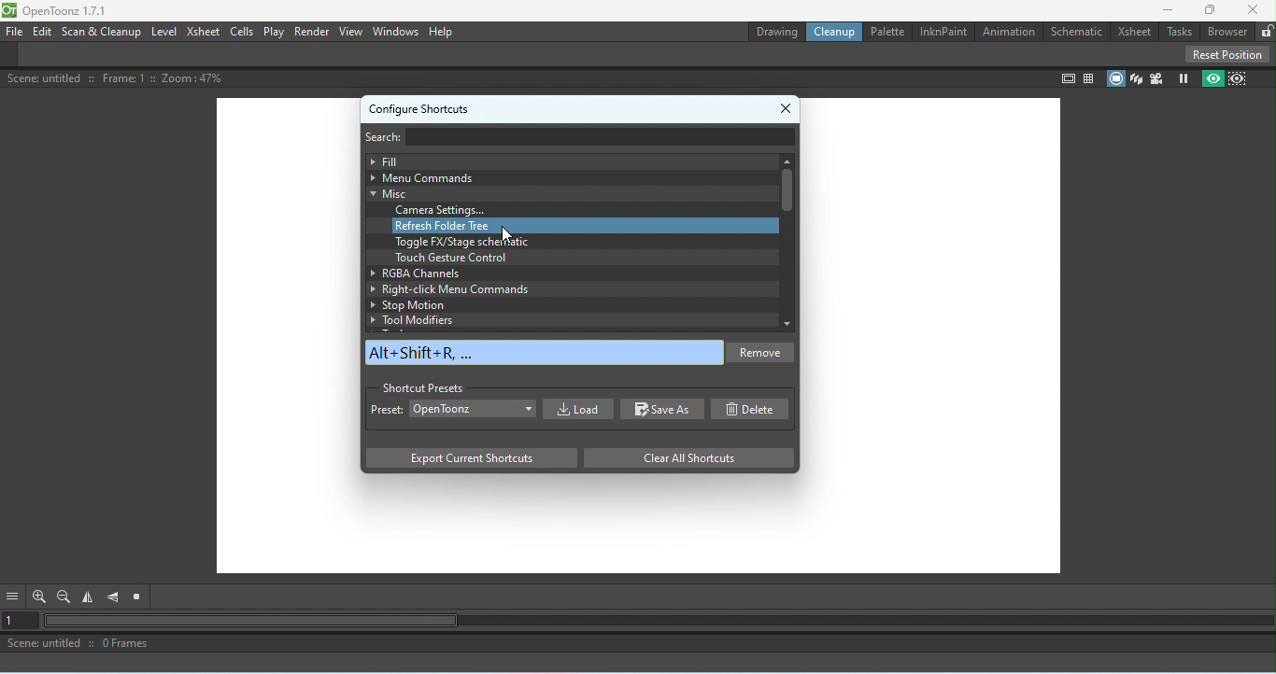  I want to click on Safe area, so click(1066, 79).